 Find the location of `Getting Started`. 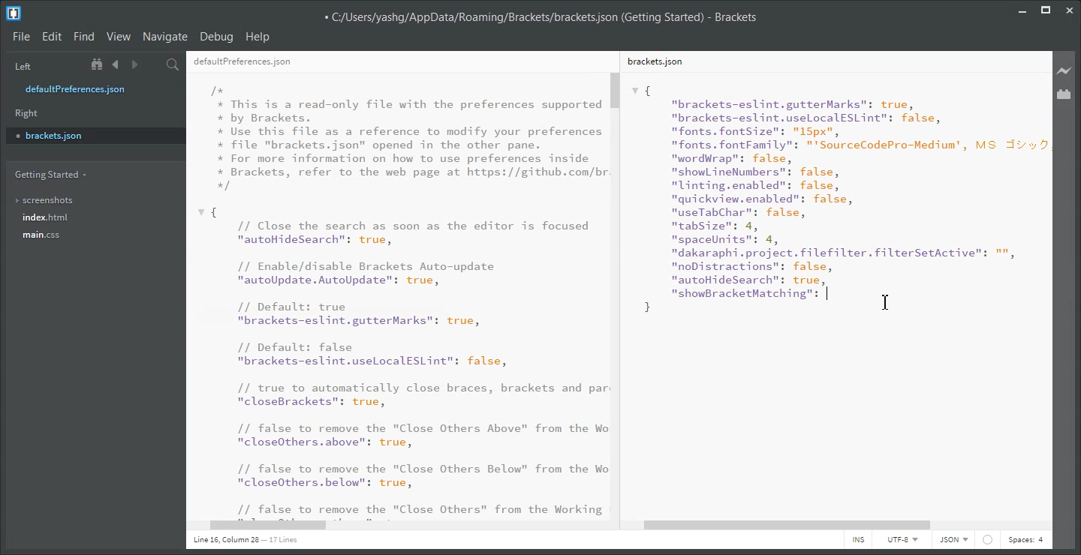

Getting Started is located at coordinates (50, 175).